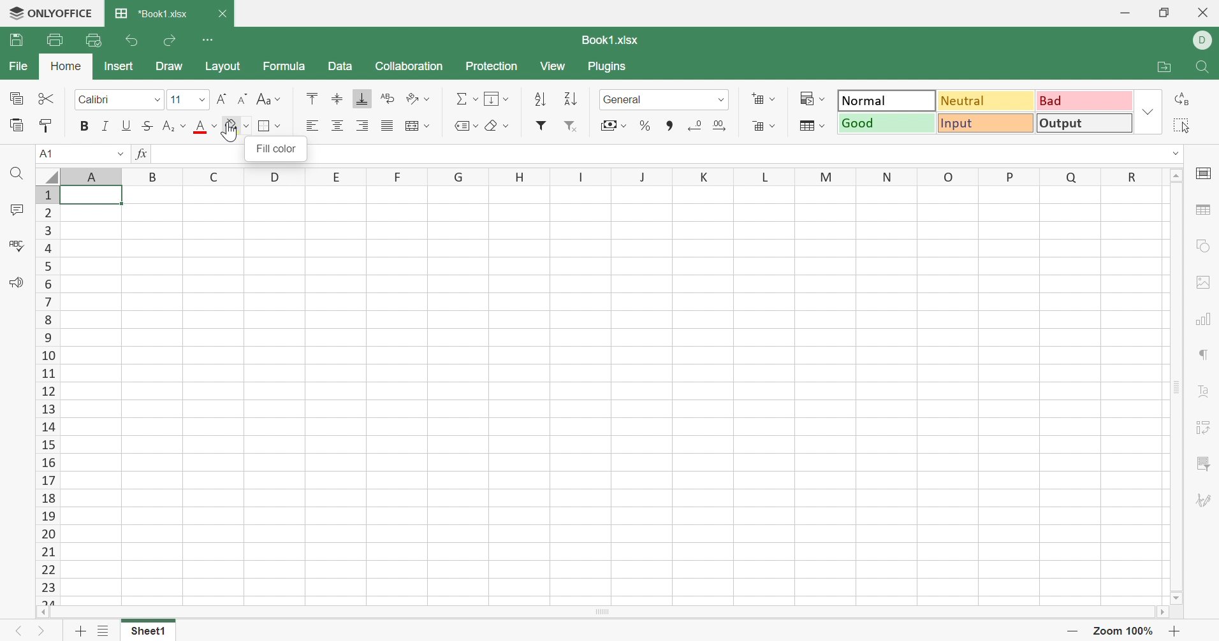 This screenshot has width=1219, height=641. I want to click on Minimize, so click(1124, 13).